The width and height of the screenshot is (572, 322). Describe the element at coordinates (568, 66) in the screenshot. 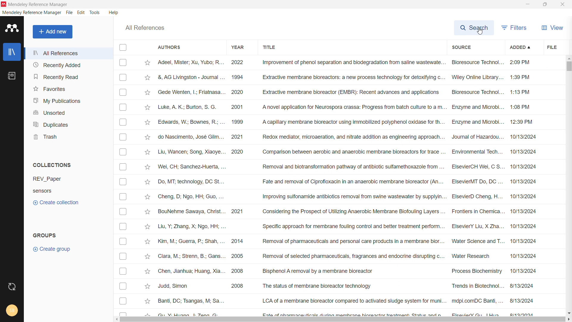

I see `vertical scrollbar` at that location.